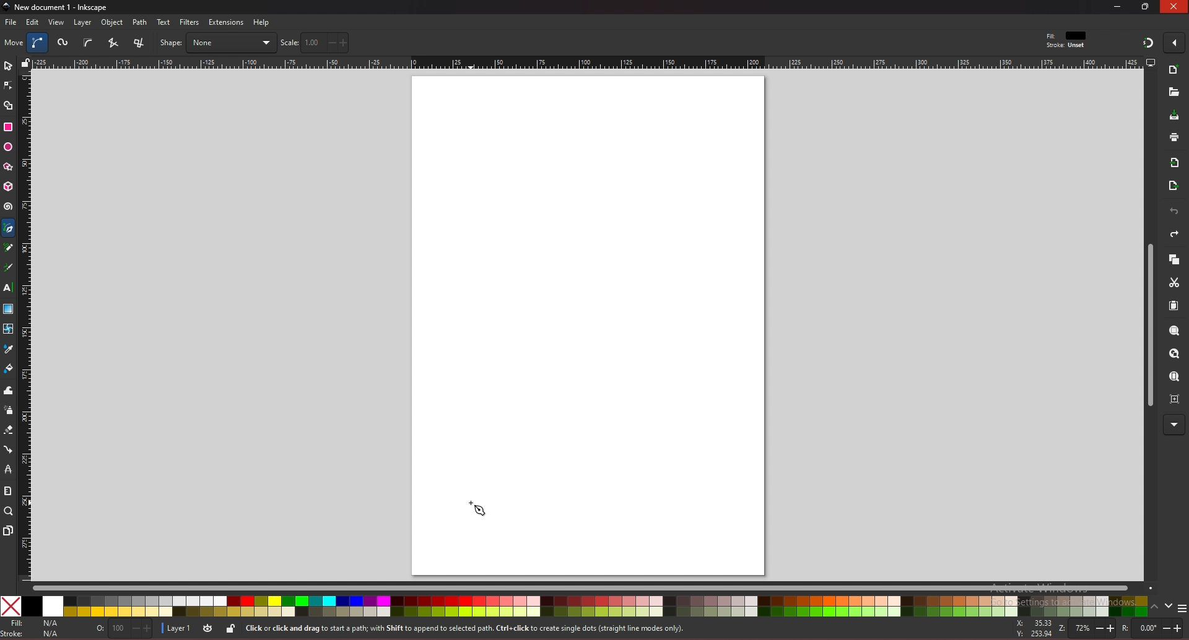 The height and width of the screenshot is (640, 1189). I want to click on layer, so click(82, 22).